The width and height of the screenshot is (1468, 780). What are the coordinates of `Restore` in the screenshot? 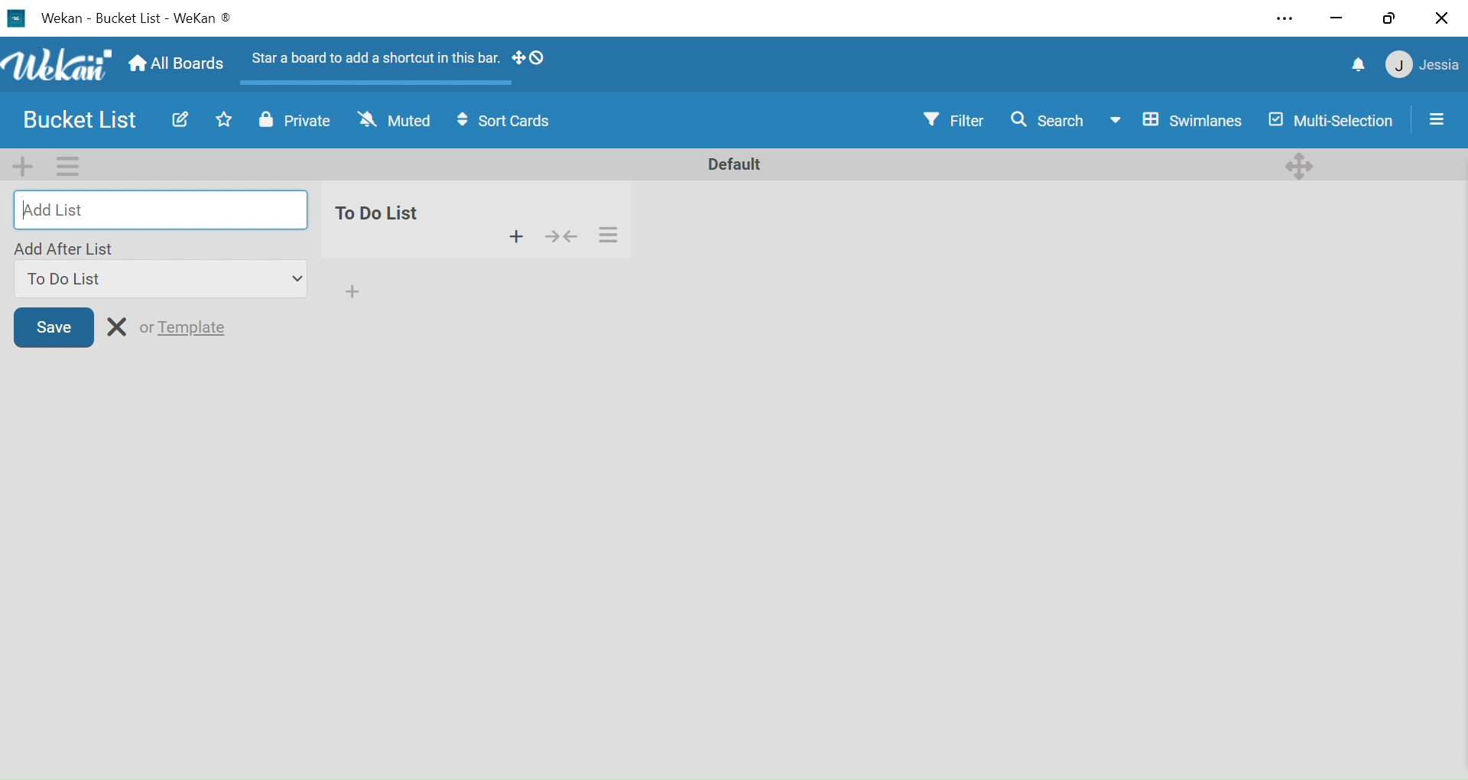 It's located at (1388, 18).